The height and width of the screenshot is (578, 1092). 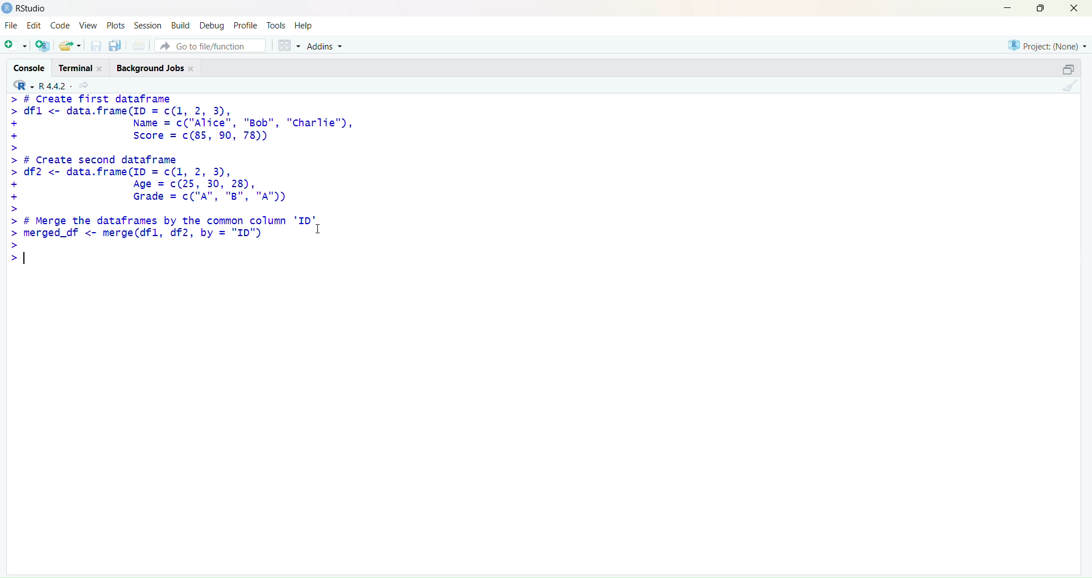 I want to click on Session, so click(x=148, y=26).